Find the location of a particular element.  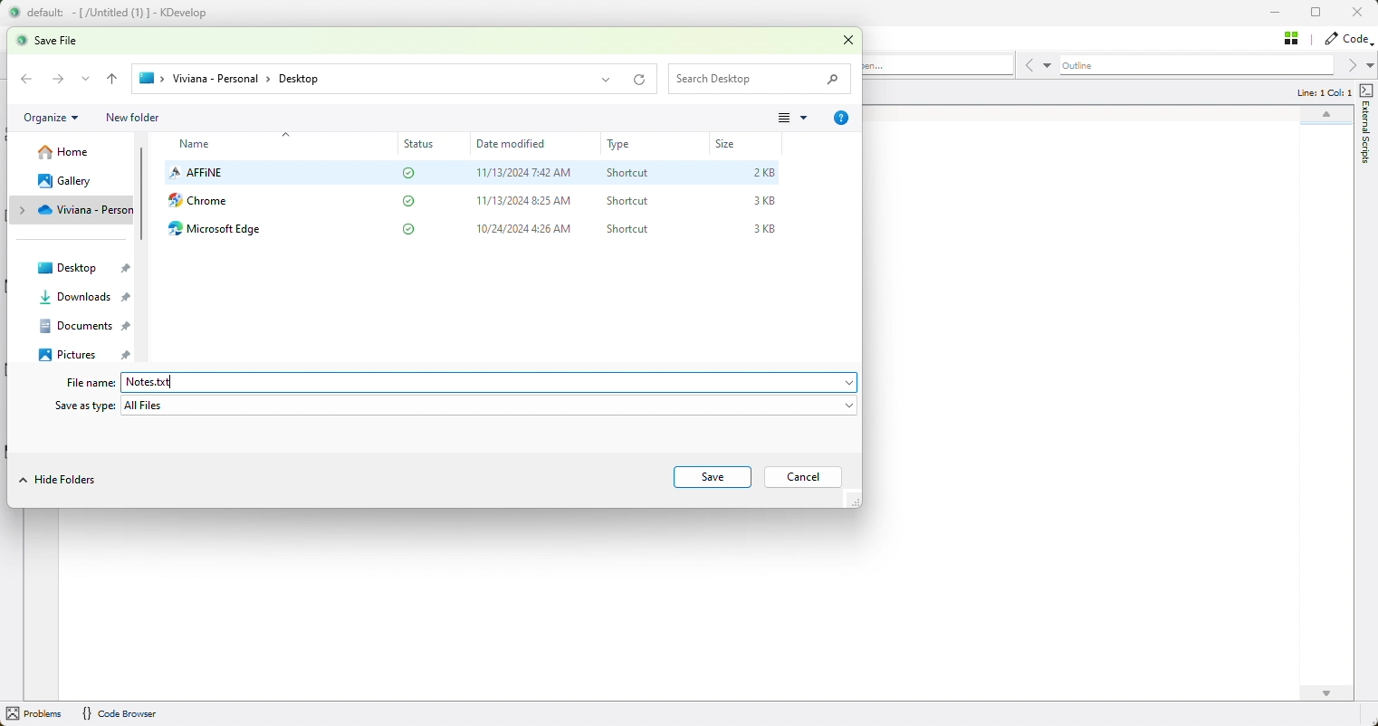

external scripts is located at coordinates (1367, 125).